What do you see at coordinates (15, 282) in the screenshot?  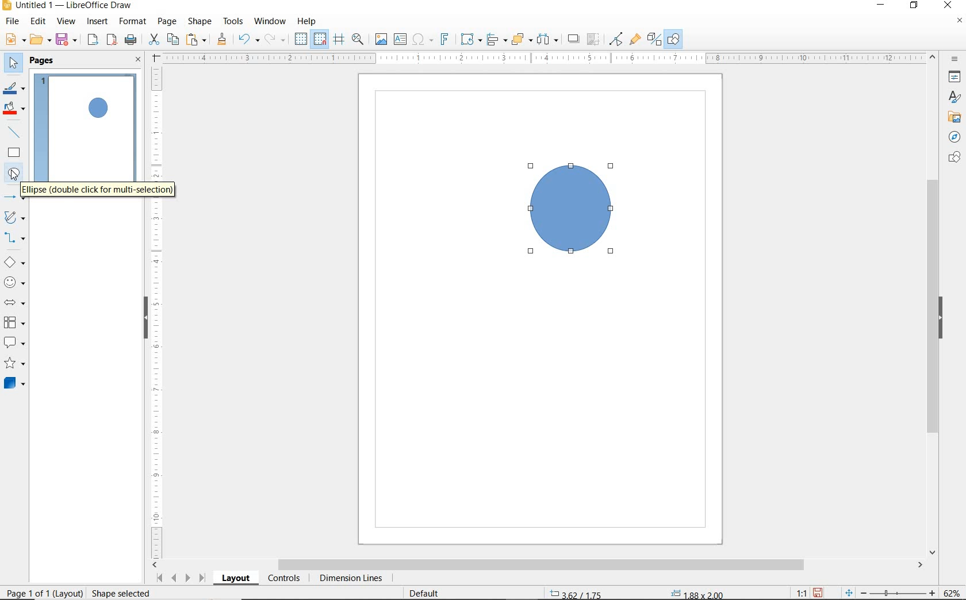 I see `SYMBOL SHAPES` at bounding box center [15, 282].